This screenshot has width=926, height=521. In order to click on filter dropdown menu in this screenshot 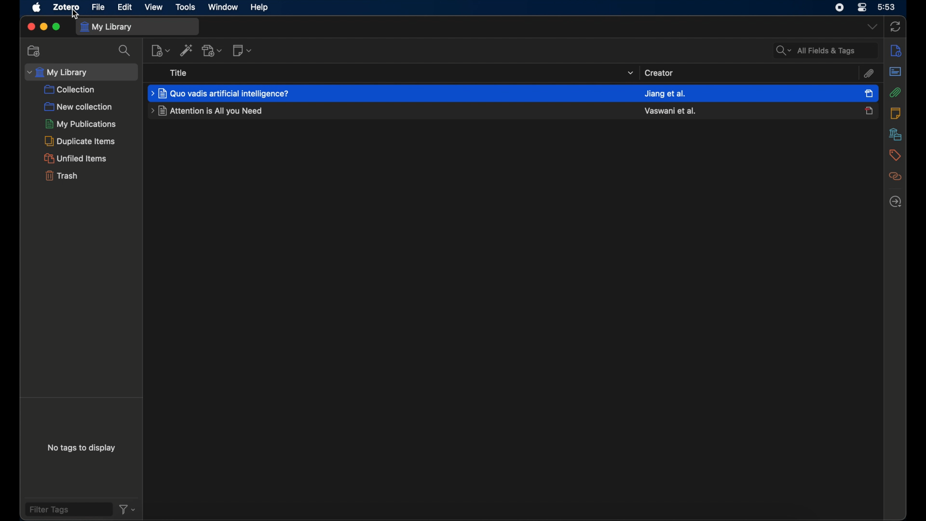, I will do `click(127, 509)`.